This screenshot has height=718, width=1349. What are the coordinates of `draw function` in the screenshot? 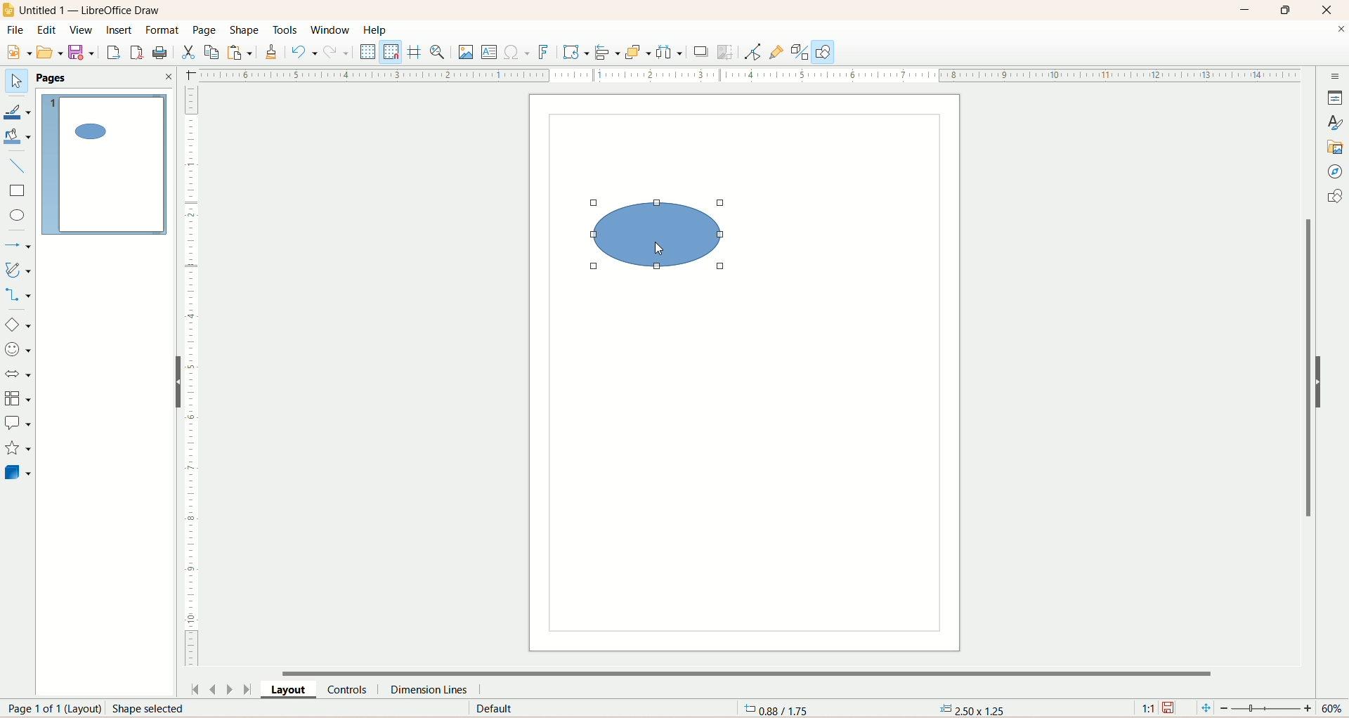 It's located at (826, 53).